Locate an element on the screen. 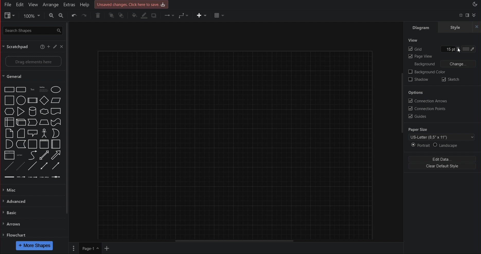 This screenshot has width=481, height=254. both side arrows is located at coordinates (43, 155).